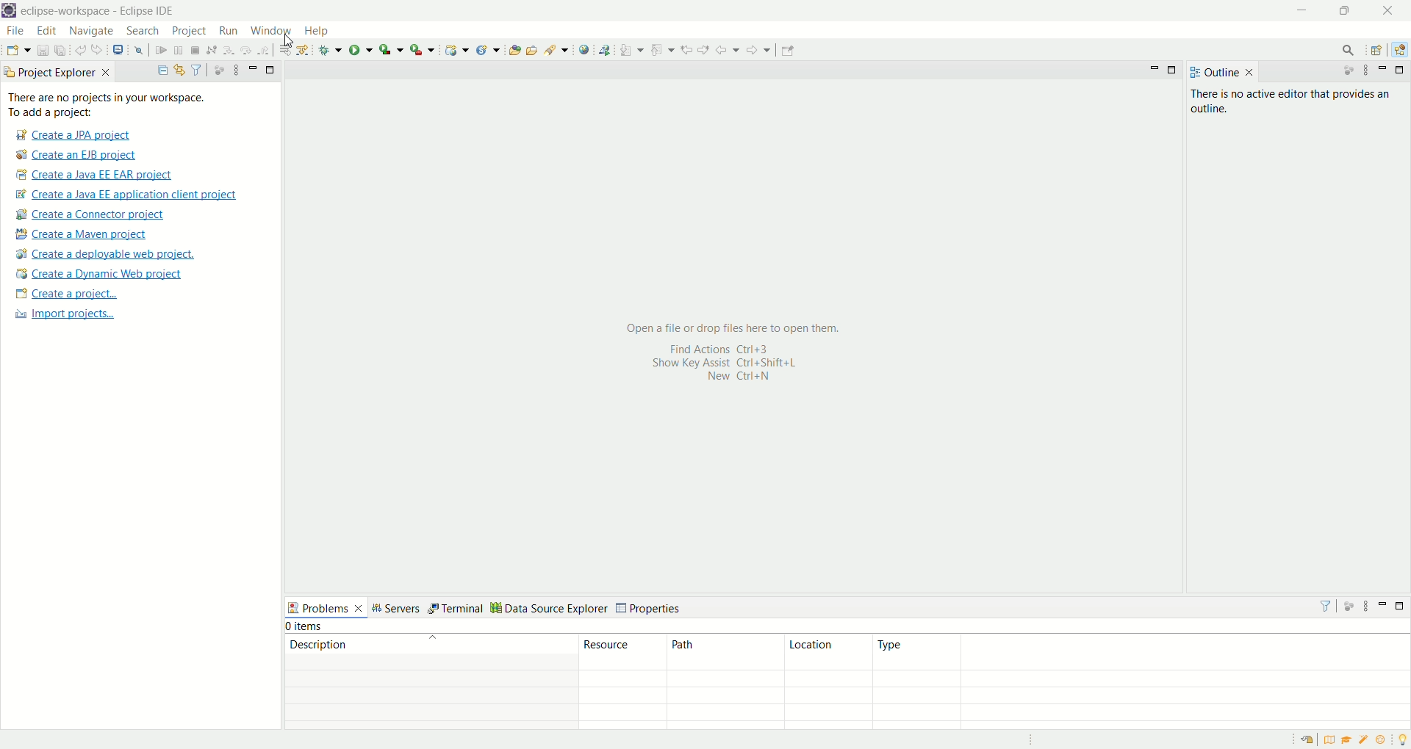 The height and width of the screenshot is (749, 1411). I want to click on create a EJB project, so click(79, 155).